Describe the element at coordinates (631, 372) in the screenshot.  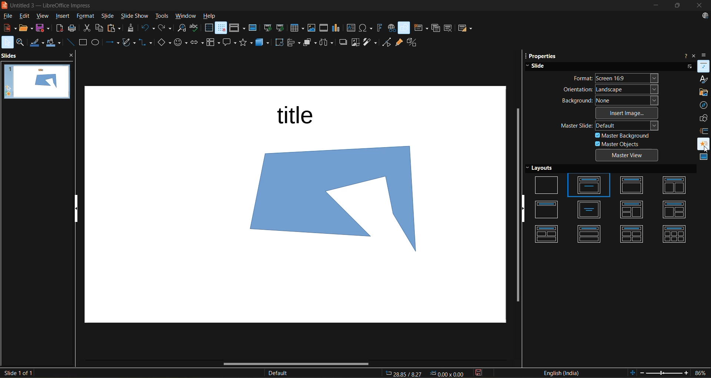
I see `fit to slide` at that location.